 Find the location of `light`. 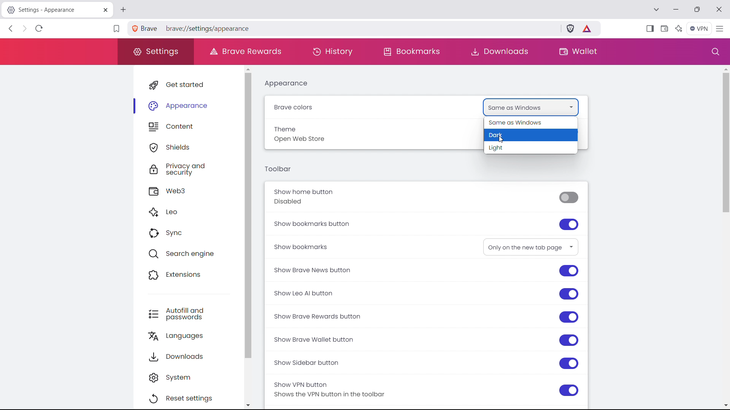

light is located at coordinates (531, 148).